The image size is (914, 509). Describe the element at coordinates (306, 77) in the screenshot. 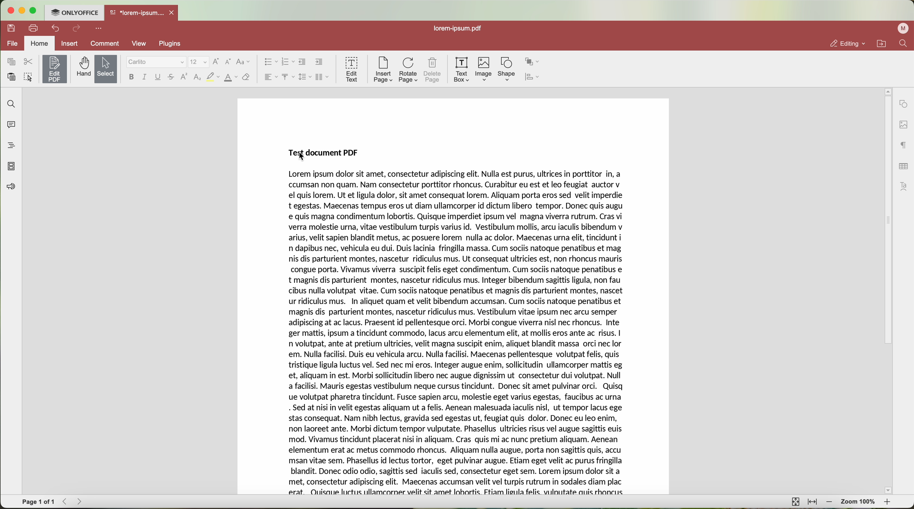

I see `line spacing` at that location.